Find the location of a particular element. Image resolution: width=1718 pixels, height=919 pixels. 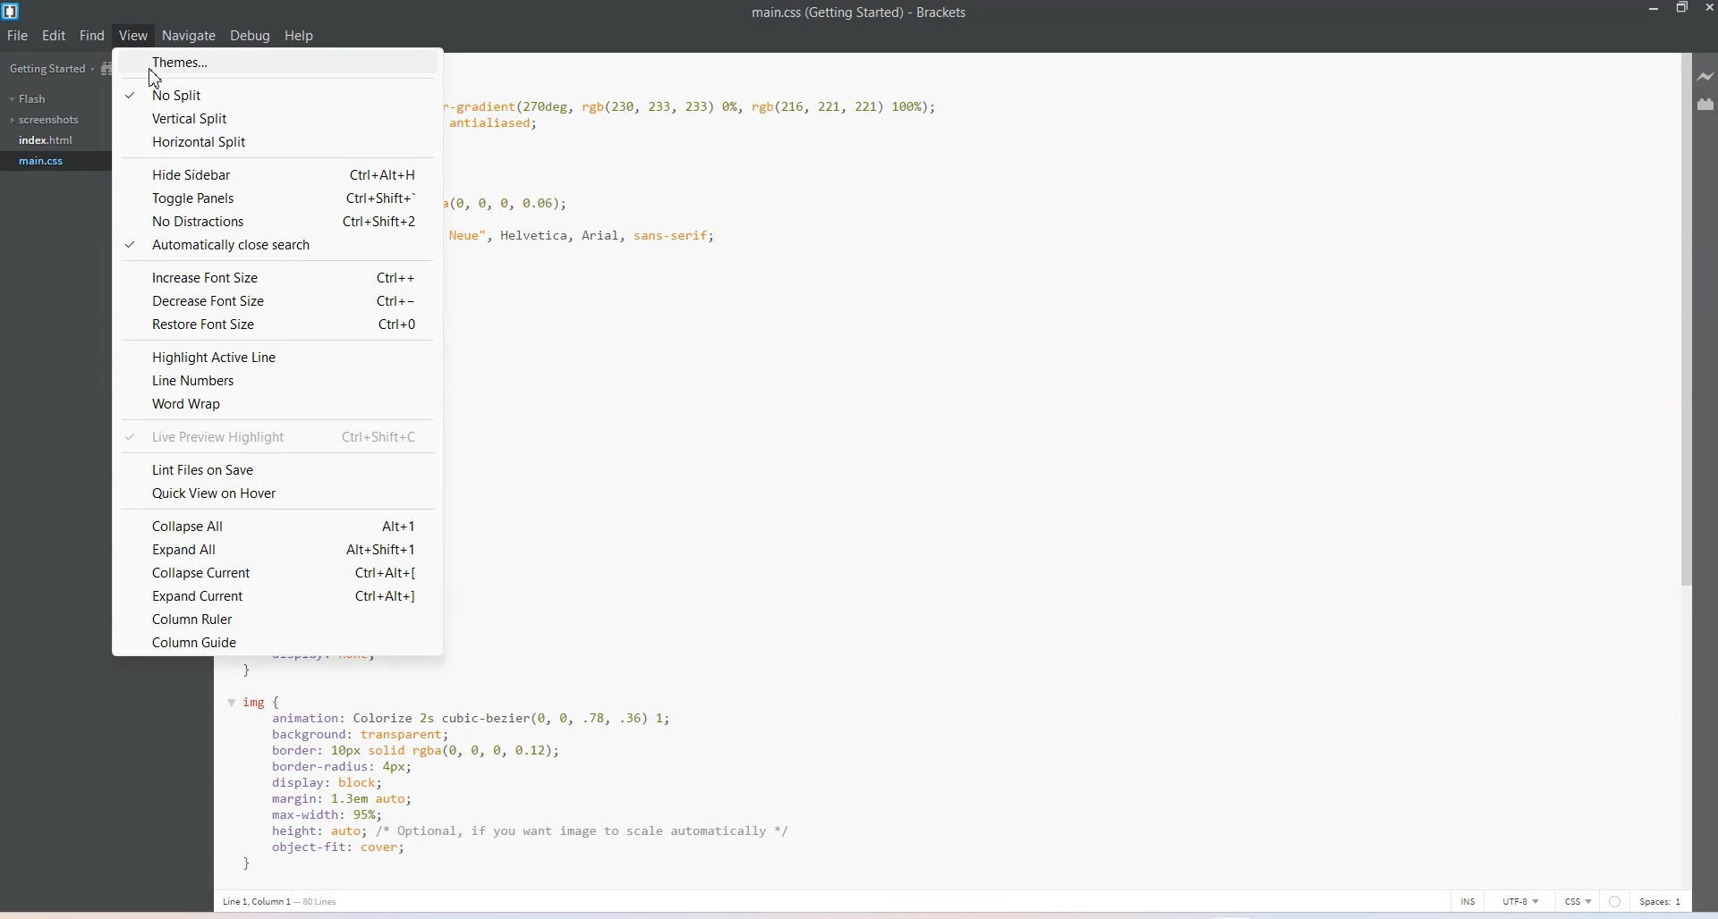

Logo is located at coordinates (13, 13).